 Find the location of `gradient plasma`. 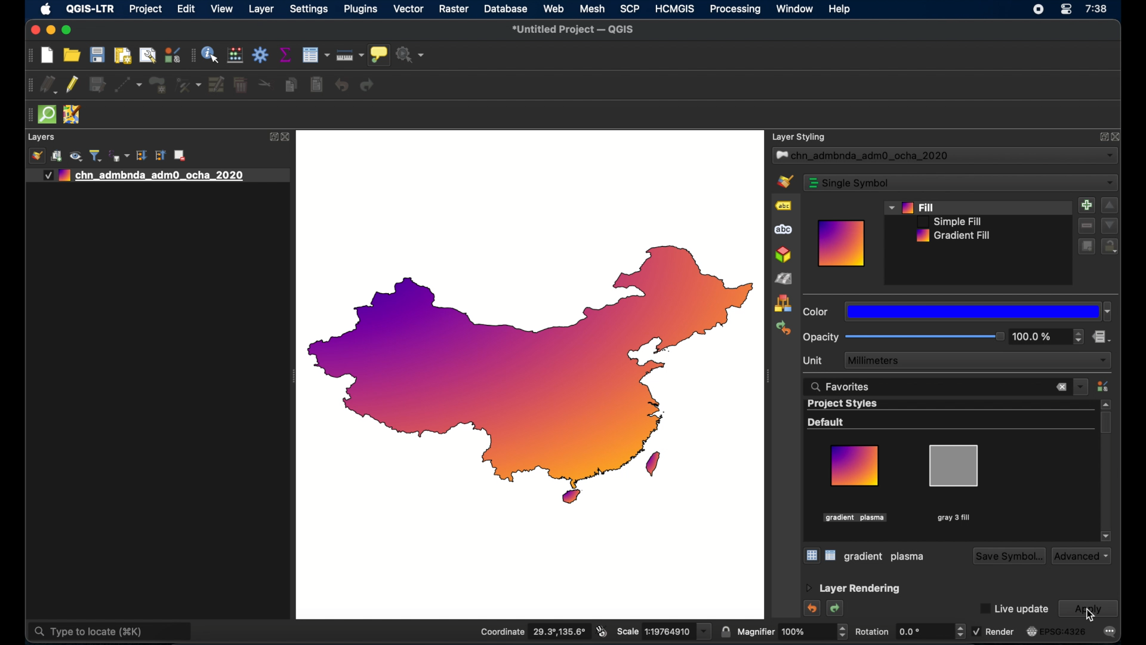

gradient plasma is located at coordinates (855, 484).